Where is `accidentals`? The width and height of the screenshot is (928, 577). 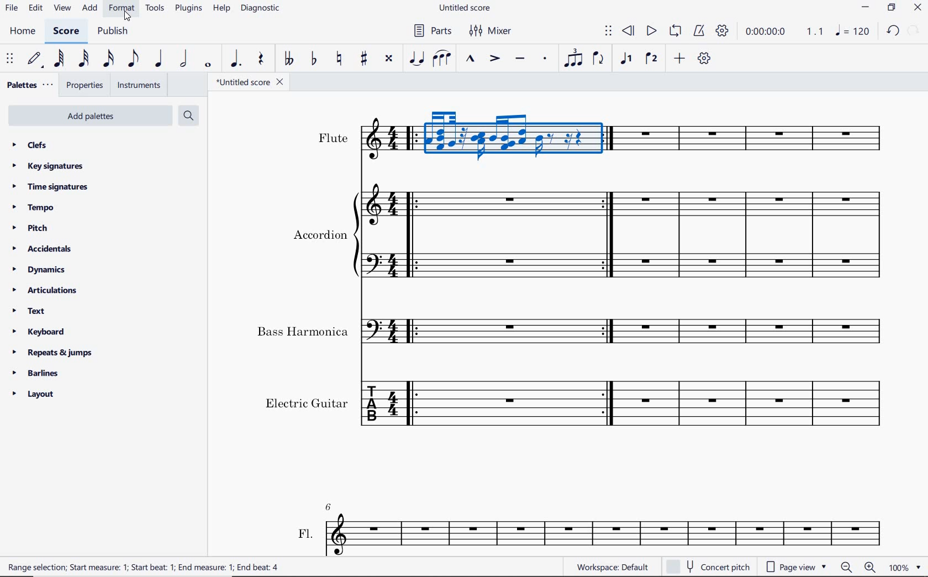 accidentals is located at coordinates (43, 249).